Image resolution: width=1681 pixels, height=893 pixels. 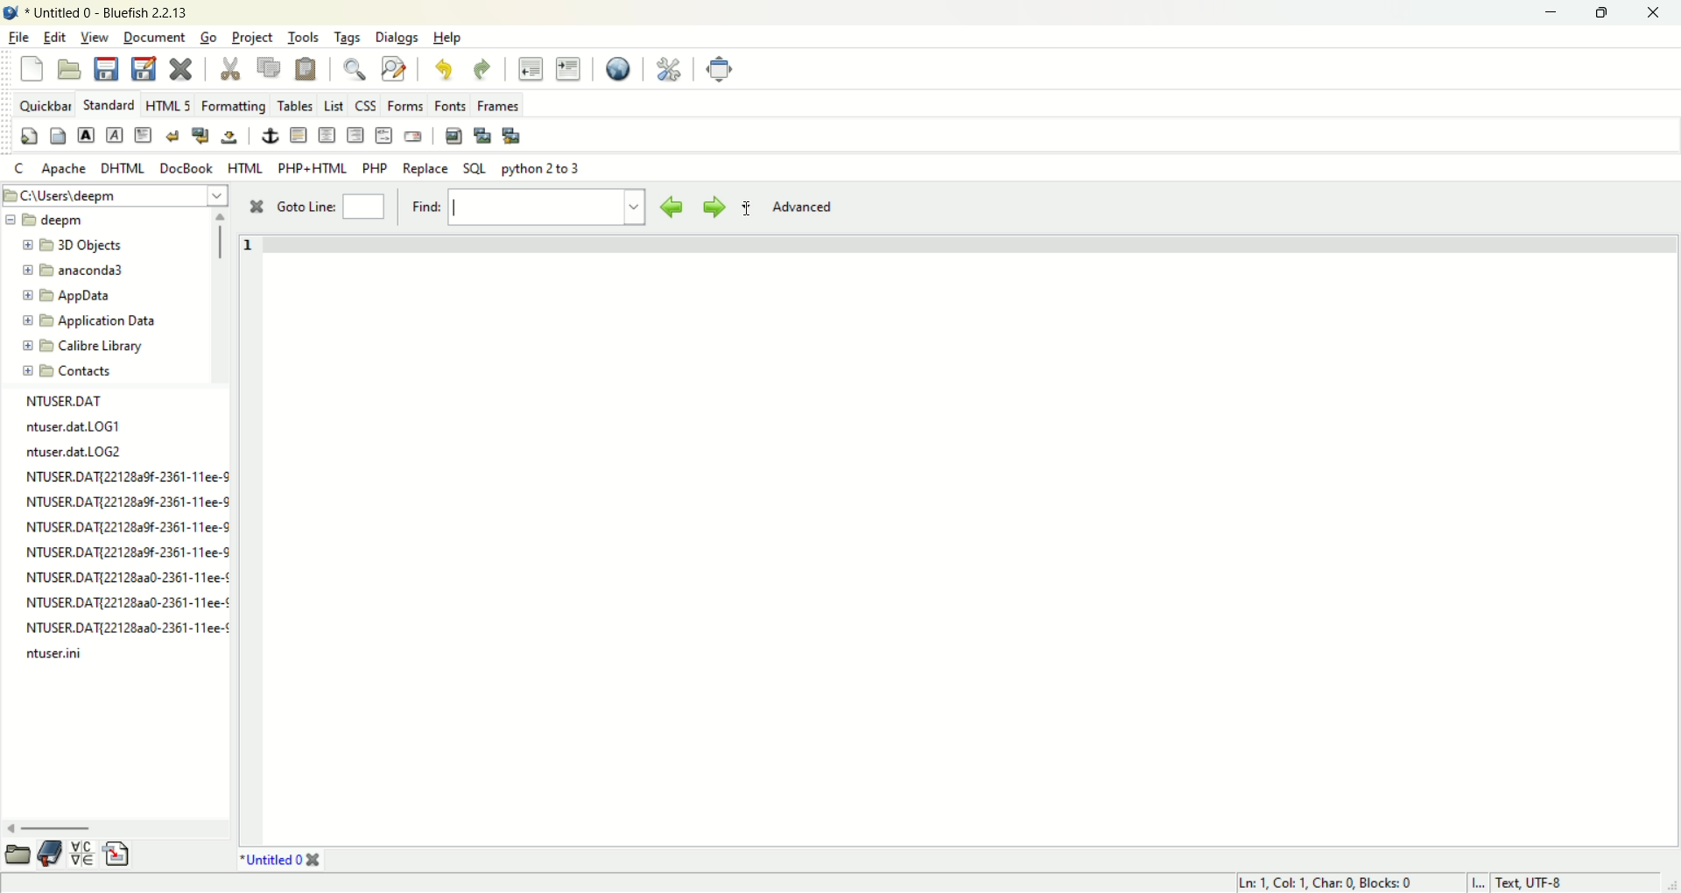 What do you see at coordinates (67, 371) in the screenshot?
I see `contacts` at bounding box center [67, 371].